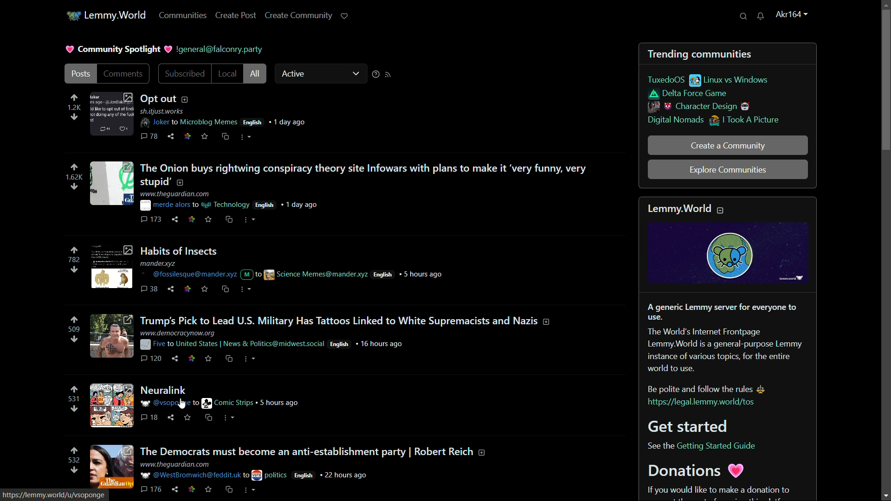  What do you see at coordinates (72, 17) in the screenshot?
I see `server icon` at bounding box center [72, 17].